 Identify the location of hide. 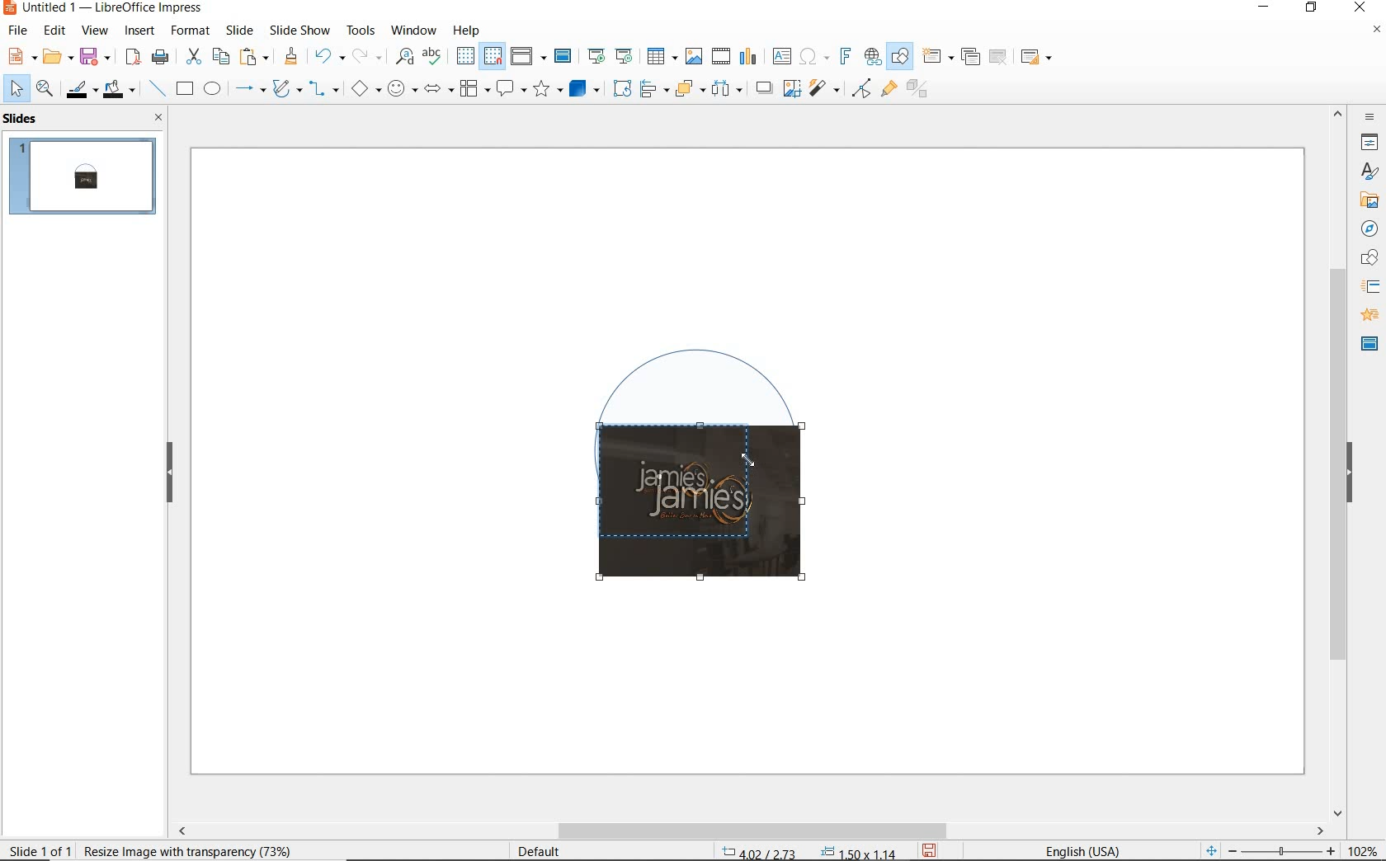
(1350, 474).